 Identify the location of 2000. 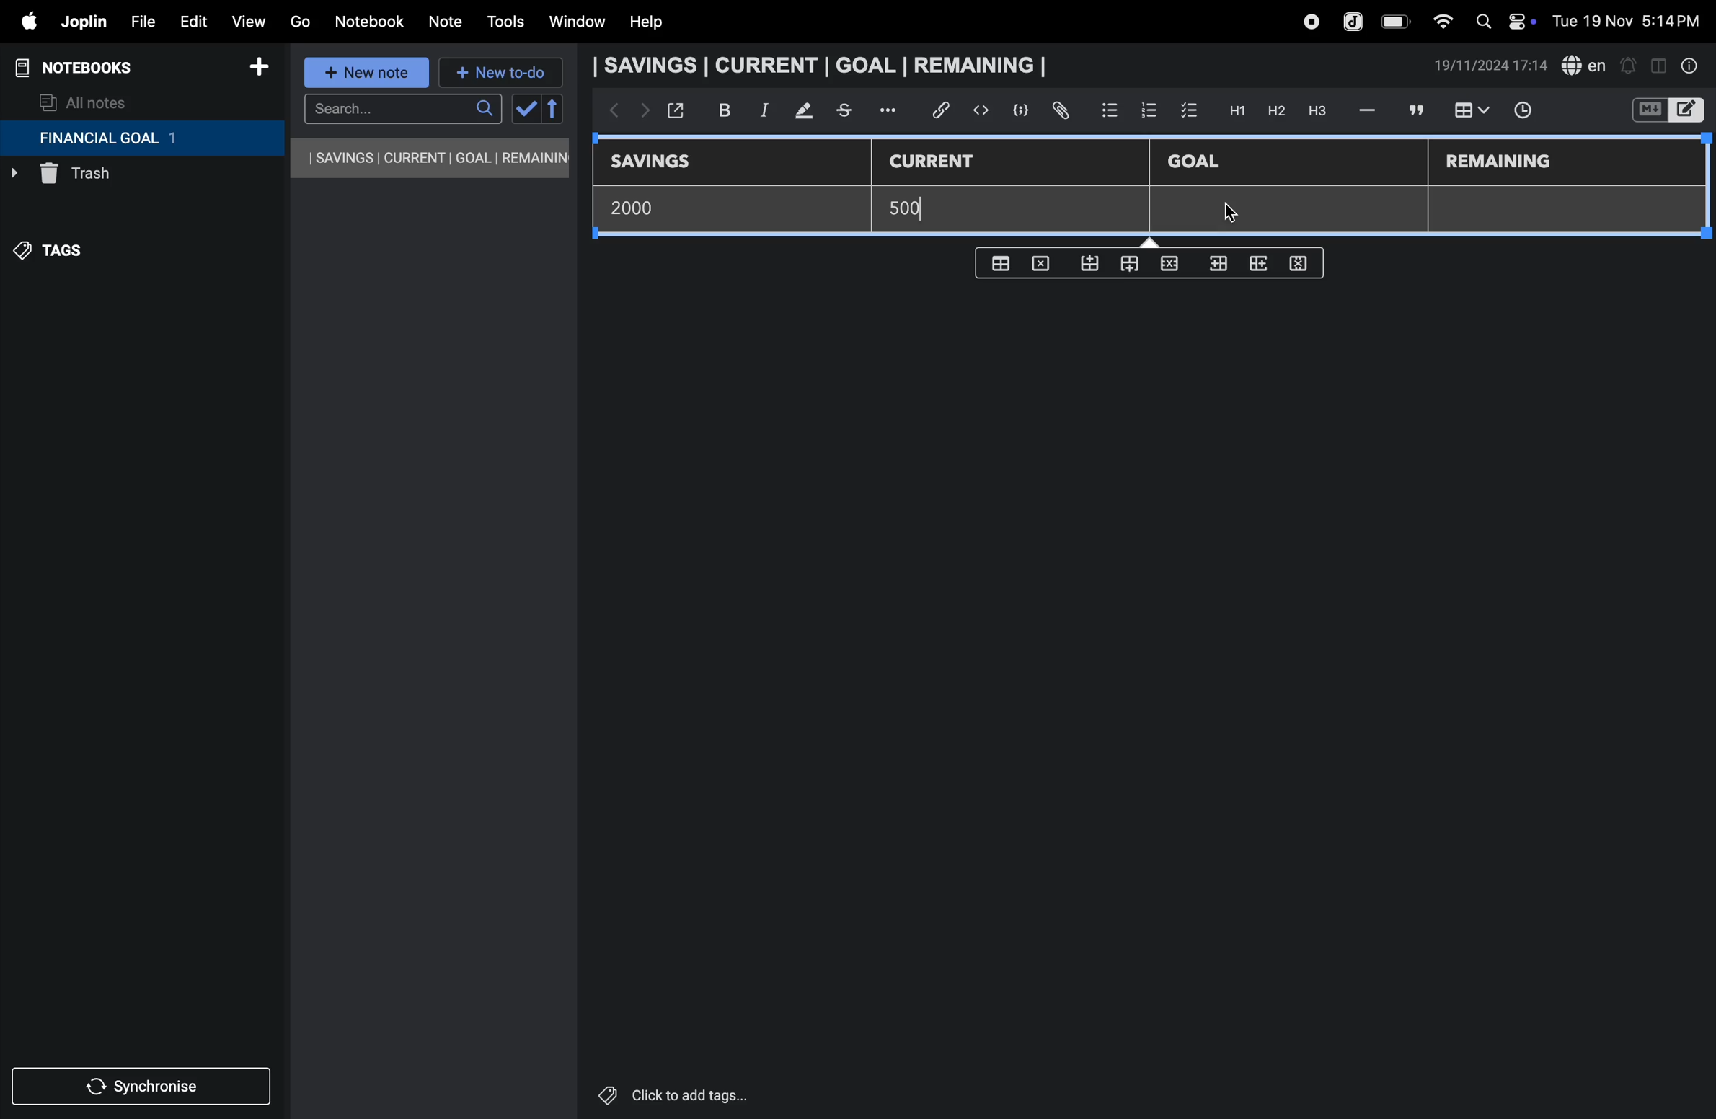
(643, 207).